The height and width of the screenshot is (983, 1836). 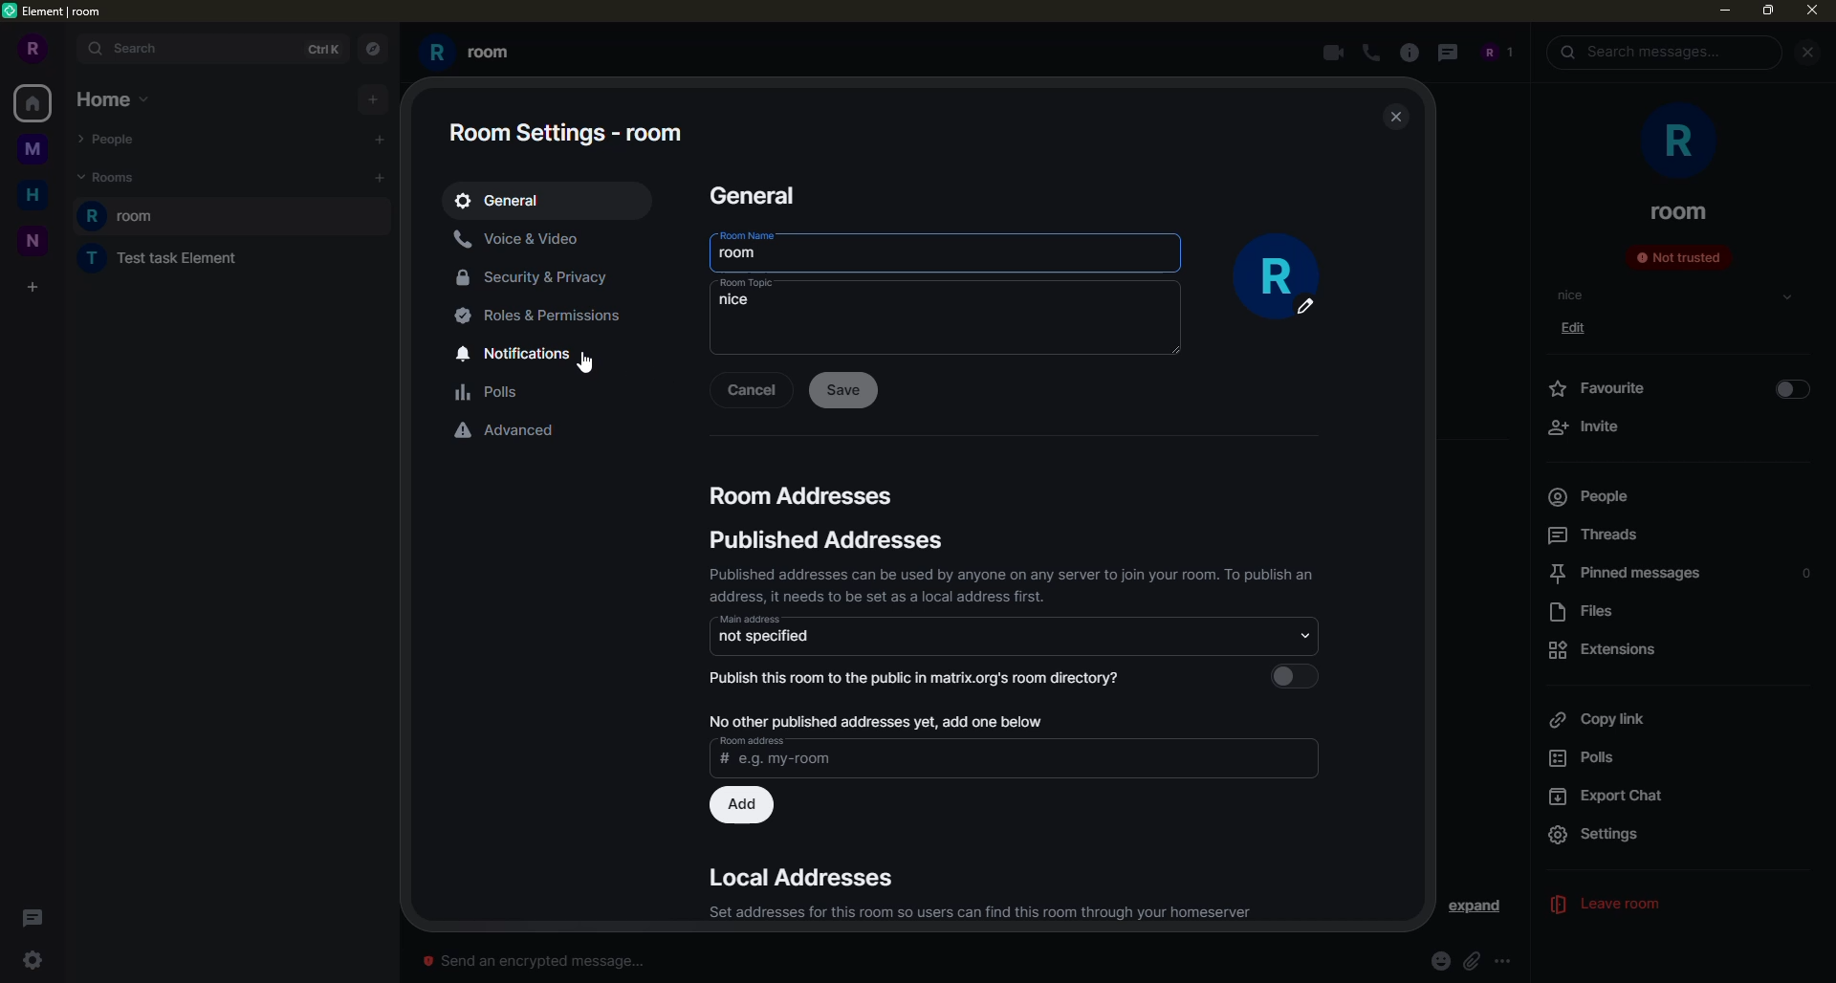 What do you see at coordinates (381, 178) in the screenshot?
I see `add` at bounding box center [381, 178].